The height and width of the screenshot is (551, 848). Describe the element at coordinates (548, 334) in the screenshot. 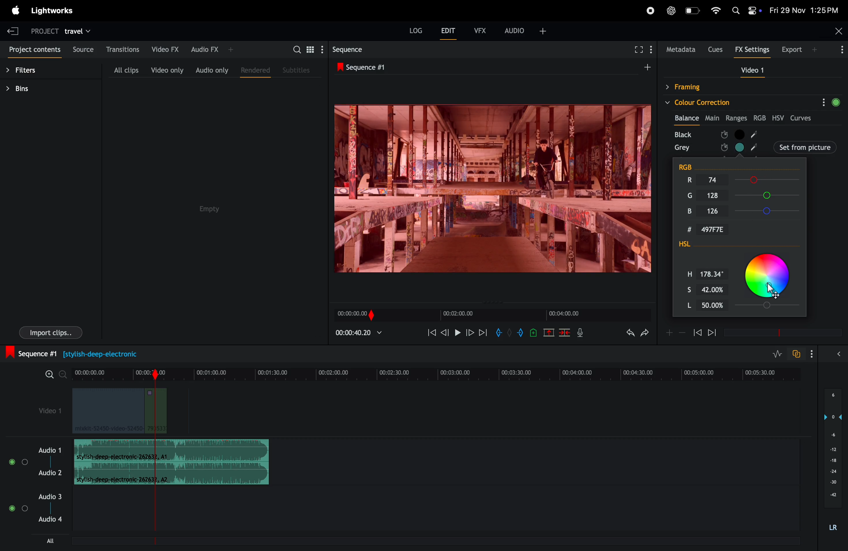

I see `cut` at that location.